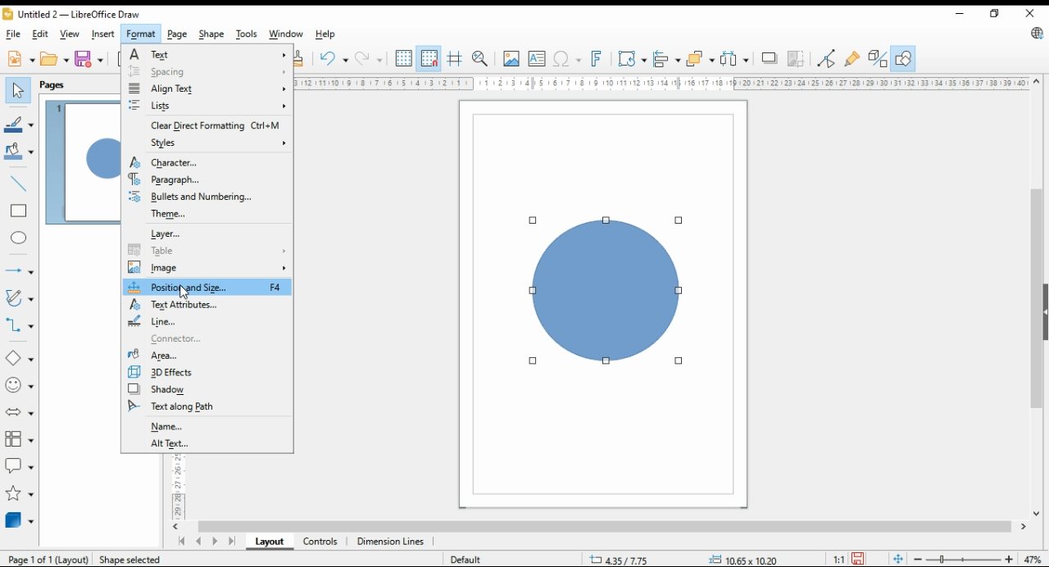 Image resolution: width=1049 pixels, height=567 pixels. What do you see at coordinates (320, 540) in the screenshot?
I see `controls` at bounding box center [320, 540].